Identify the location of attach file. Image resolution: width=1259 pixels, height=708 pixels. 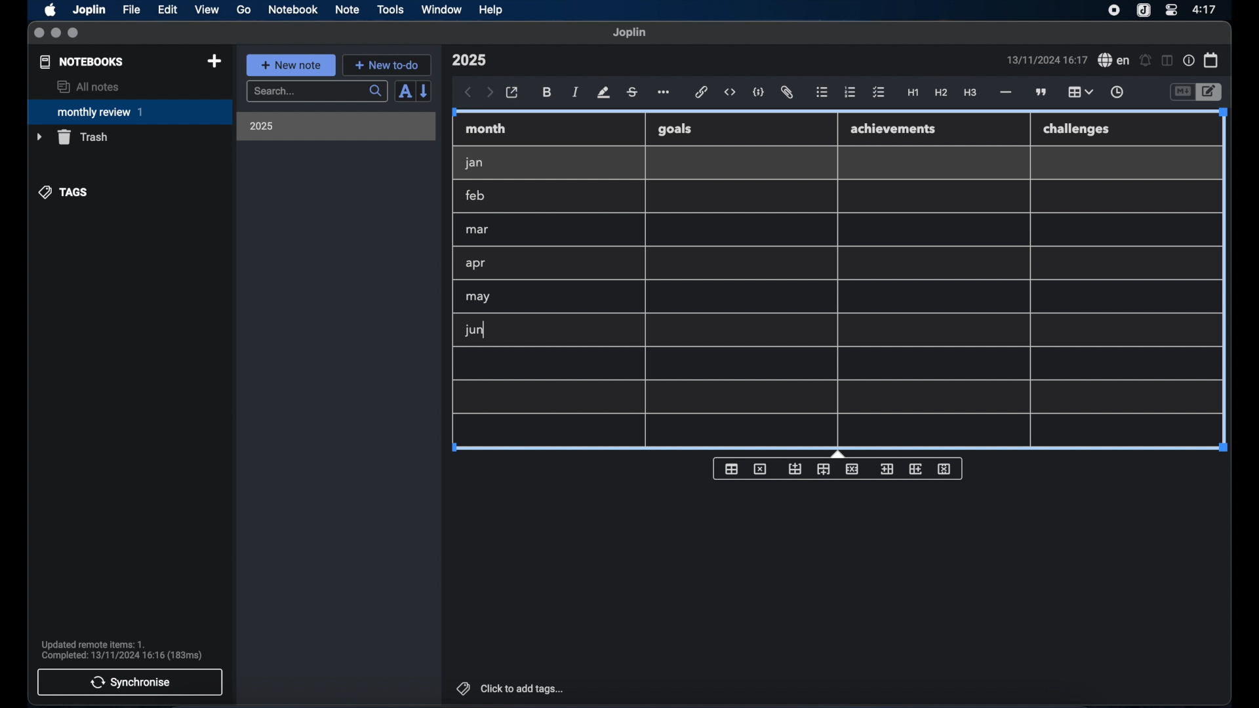
(787, 92).